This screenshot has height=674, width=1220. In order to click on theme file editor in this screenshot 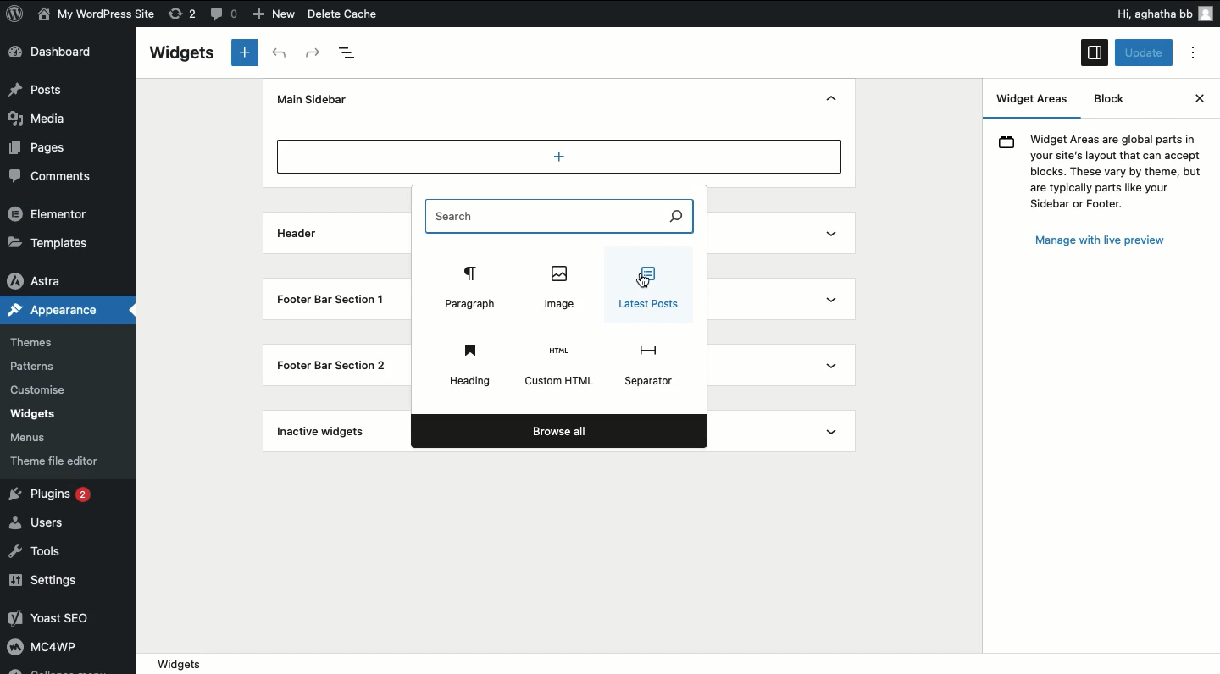, I will do `click(53, 460)`.